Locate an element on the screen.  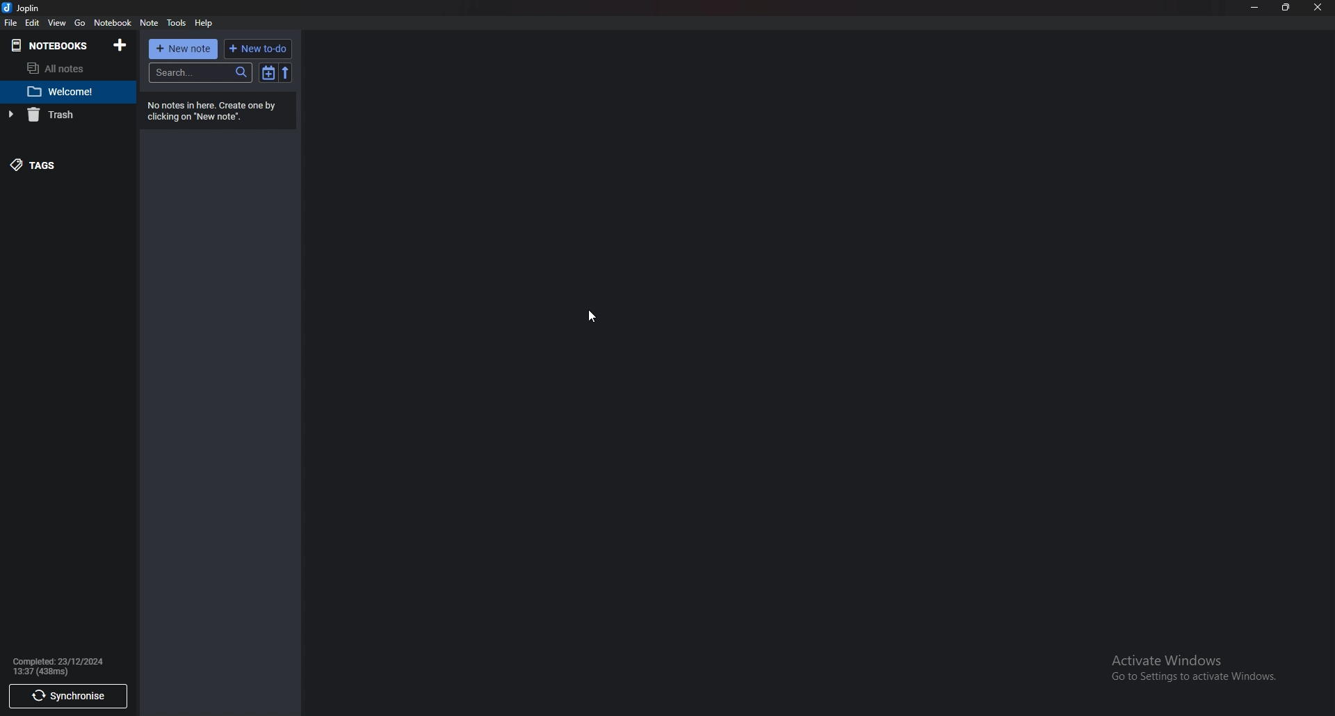
view is located at coordinates (57, 22).